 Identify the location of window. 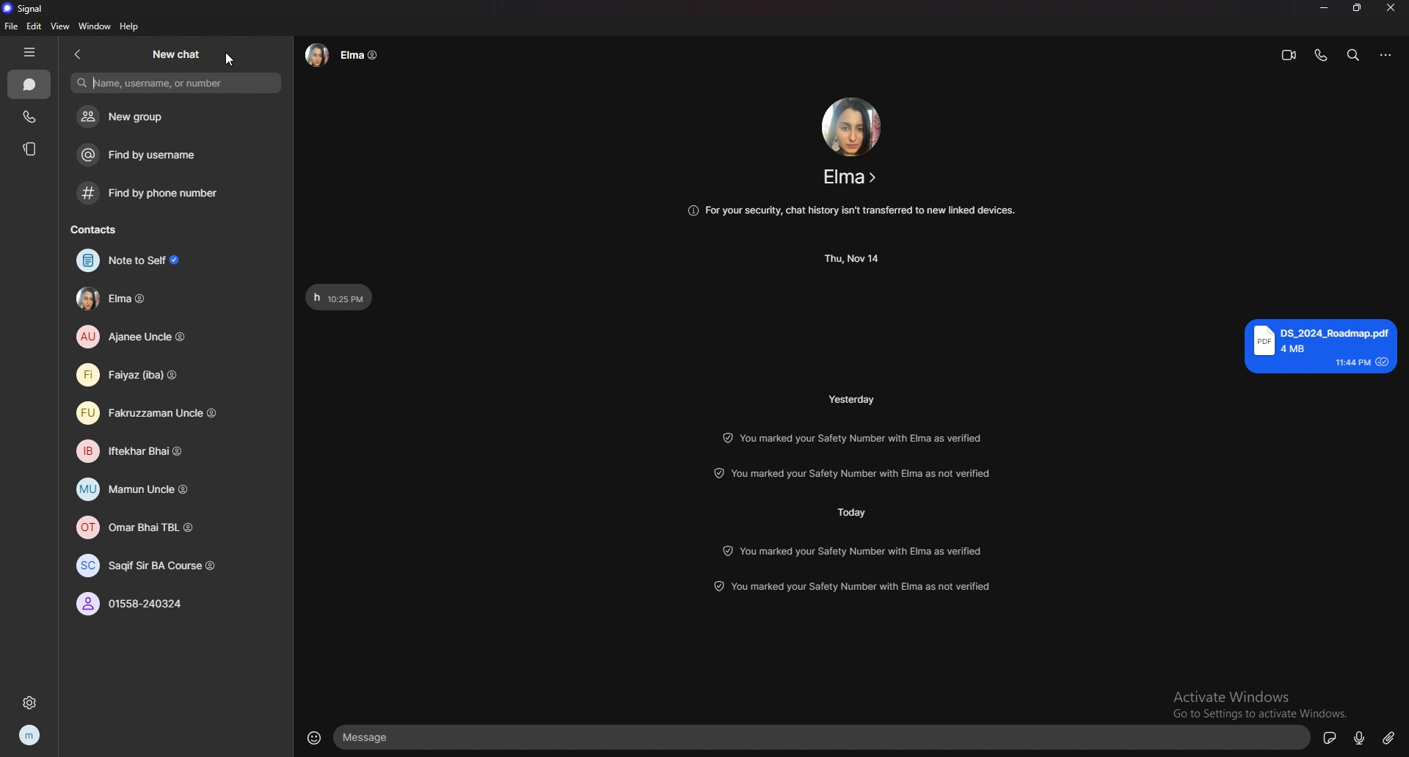
(95, 26).